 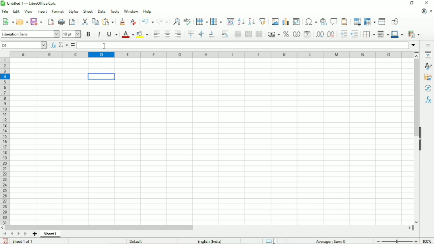 I want to click on Standard selection, so click(x=271, y=240).